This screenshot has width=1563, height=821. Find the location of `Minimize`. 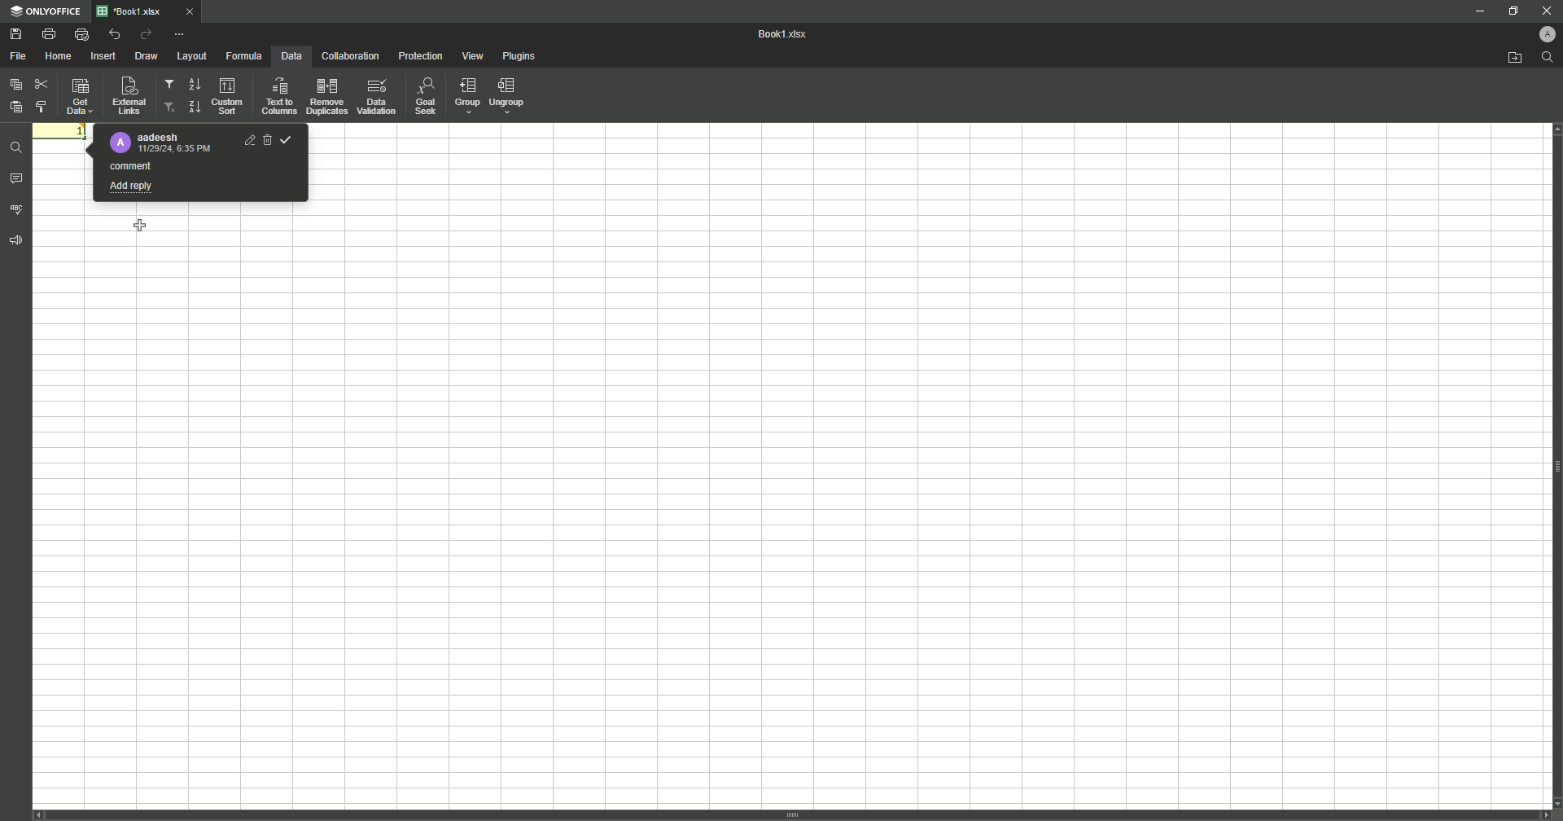

Minimize is located at coordinates (1472, 12).